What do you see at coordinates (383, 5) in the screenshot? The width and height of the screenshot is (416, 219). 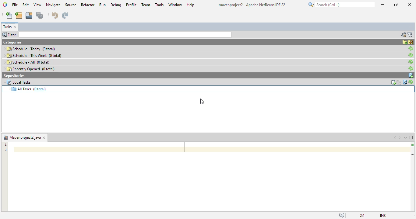 I see `minimize` at bounding box center [383, 5].